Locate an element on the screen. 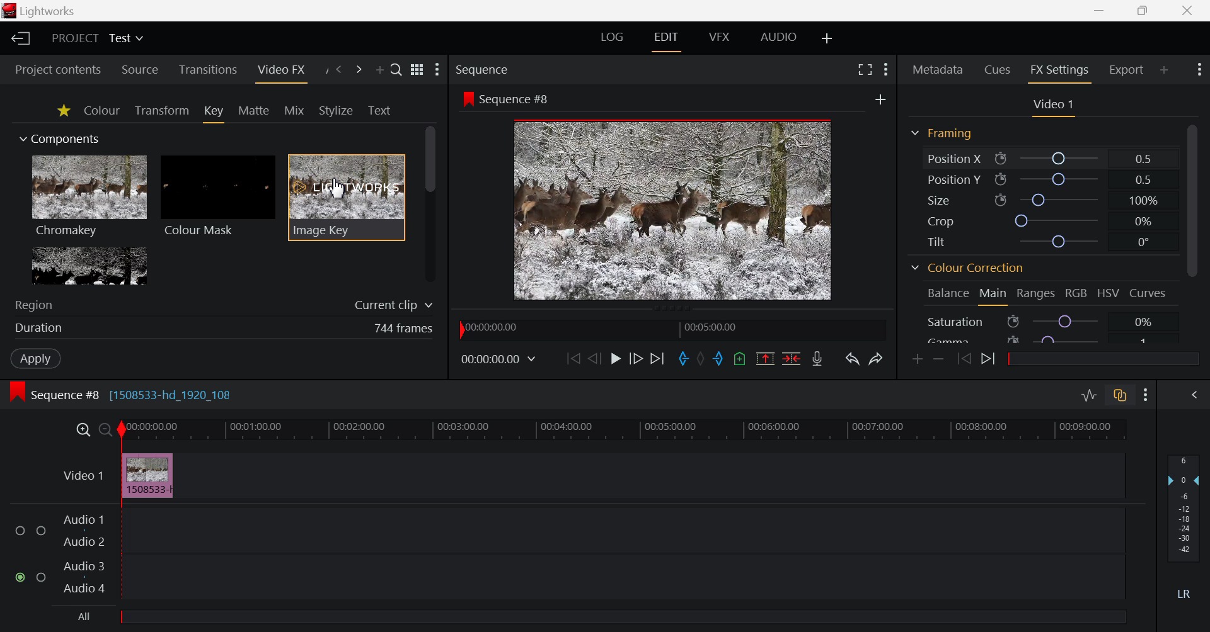  Key is located at coordinates (214, 114).